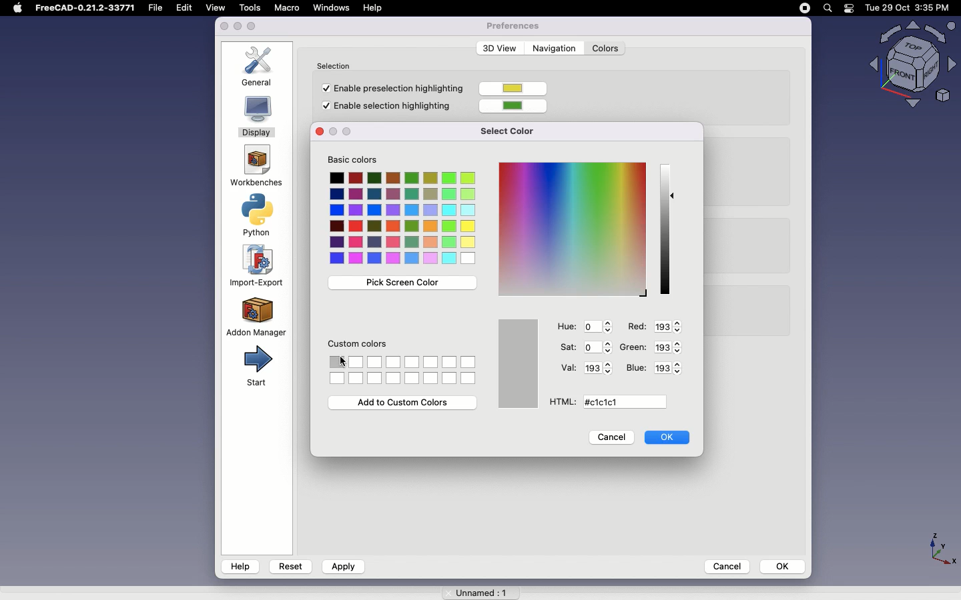  I want to click on 193, so click(666, 326).